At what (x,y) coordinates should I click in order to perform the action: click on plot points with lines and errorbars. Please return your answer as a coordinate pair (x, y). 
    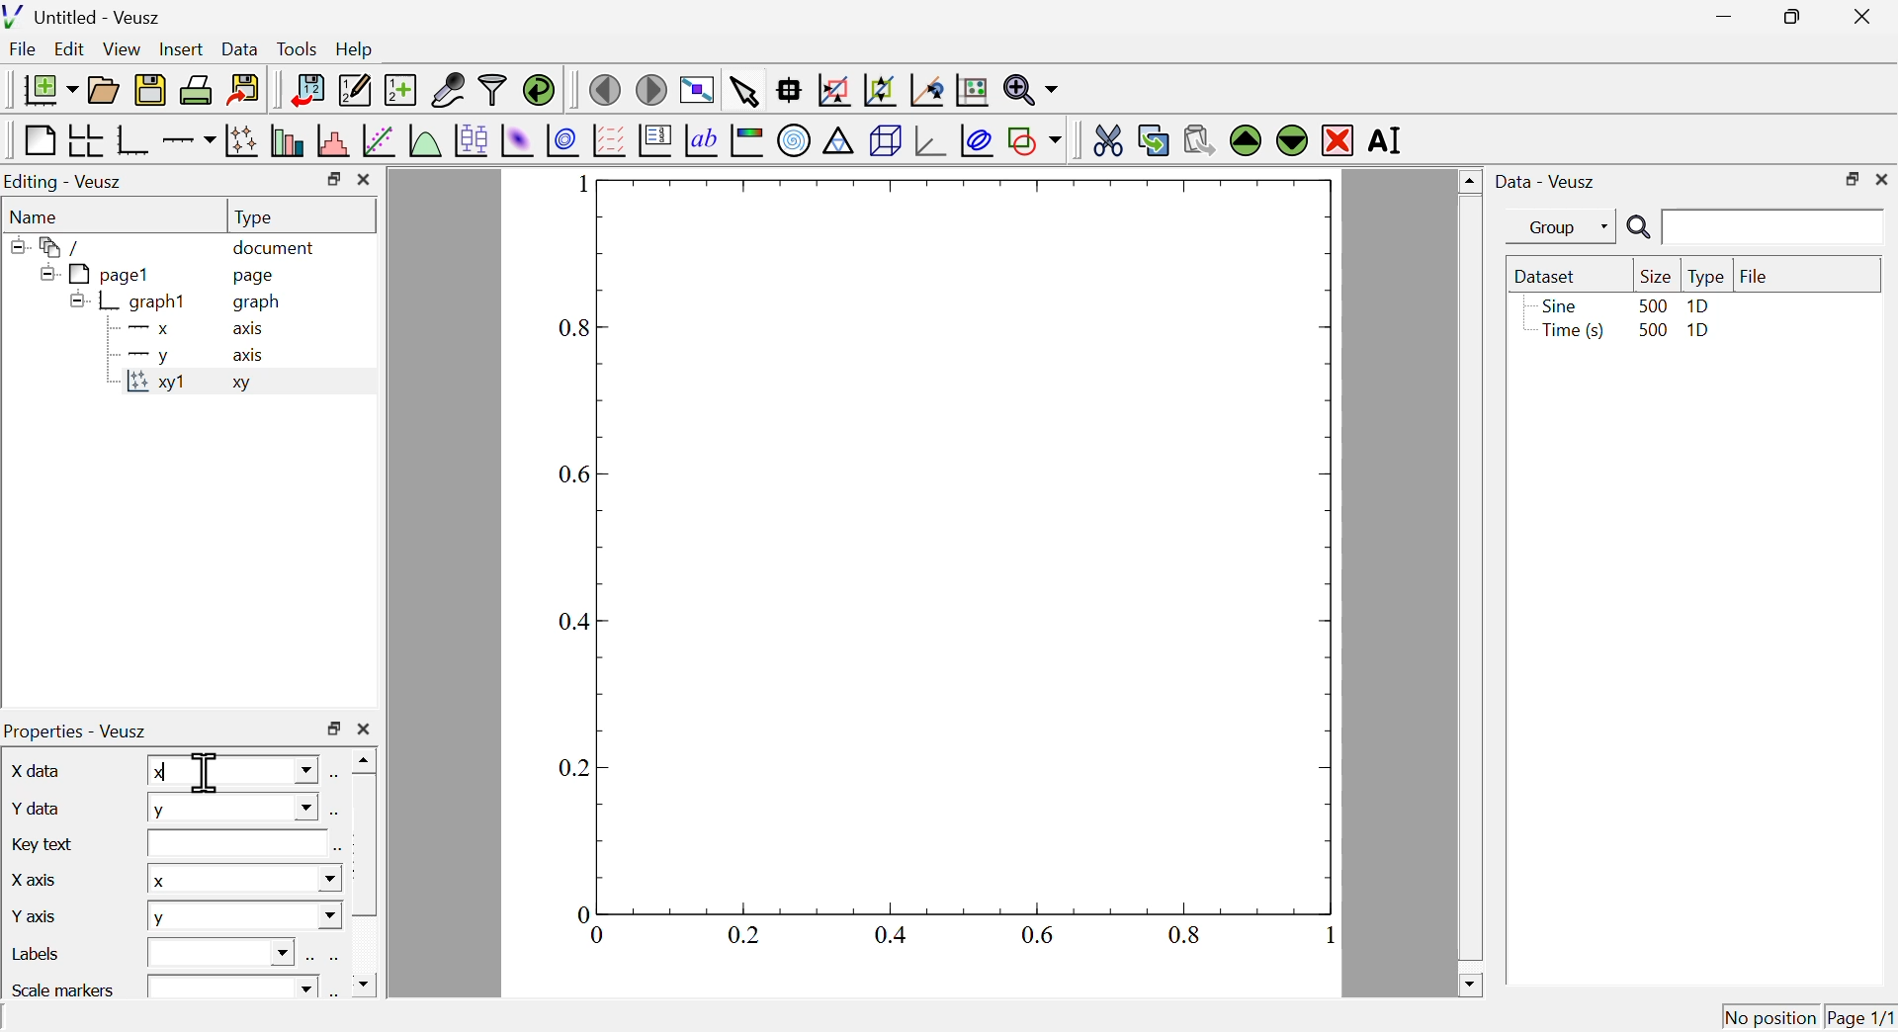
    Looking at the image, I should click on (241, 140).